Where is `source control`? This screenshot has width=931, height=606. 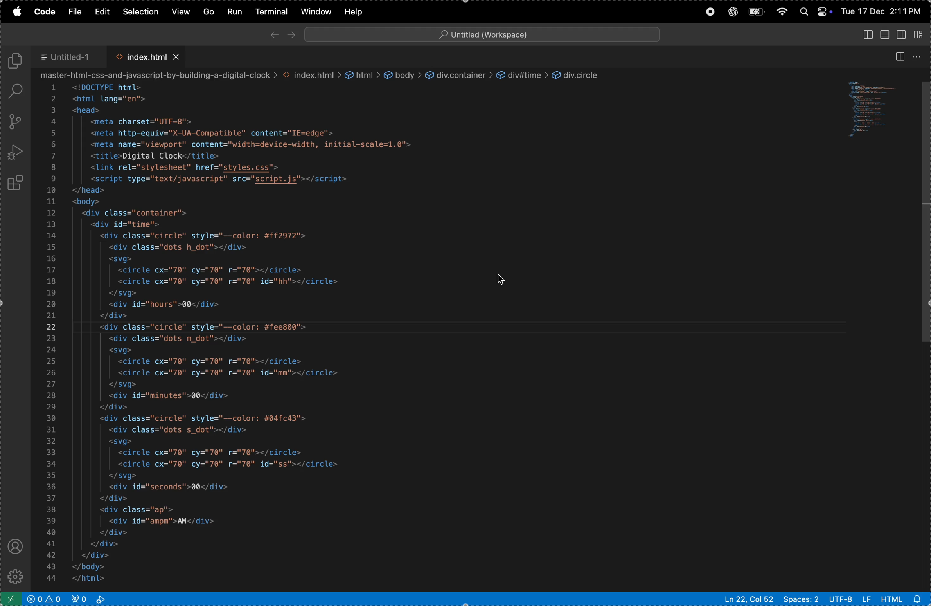 source control is located at coordinates (14, 121).